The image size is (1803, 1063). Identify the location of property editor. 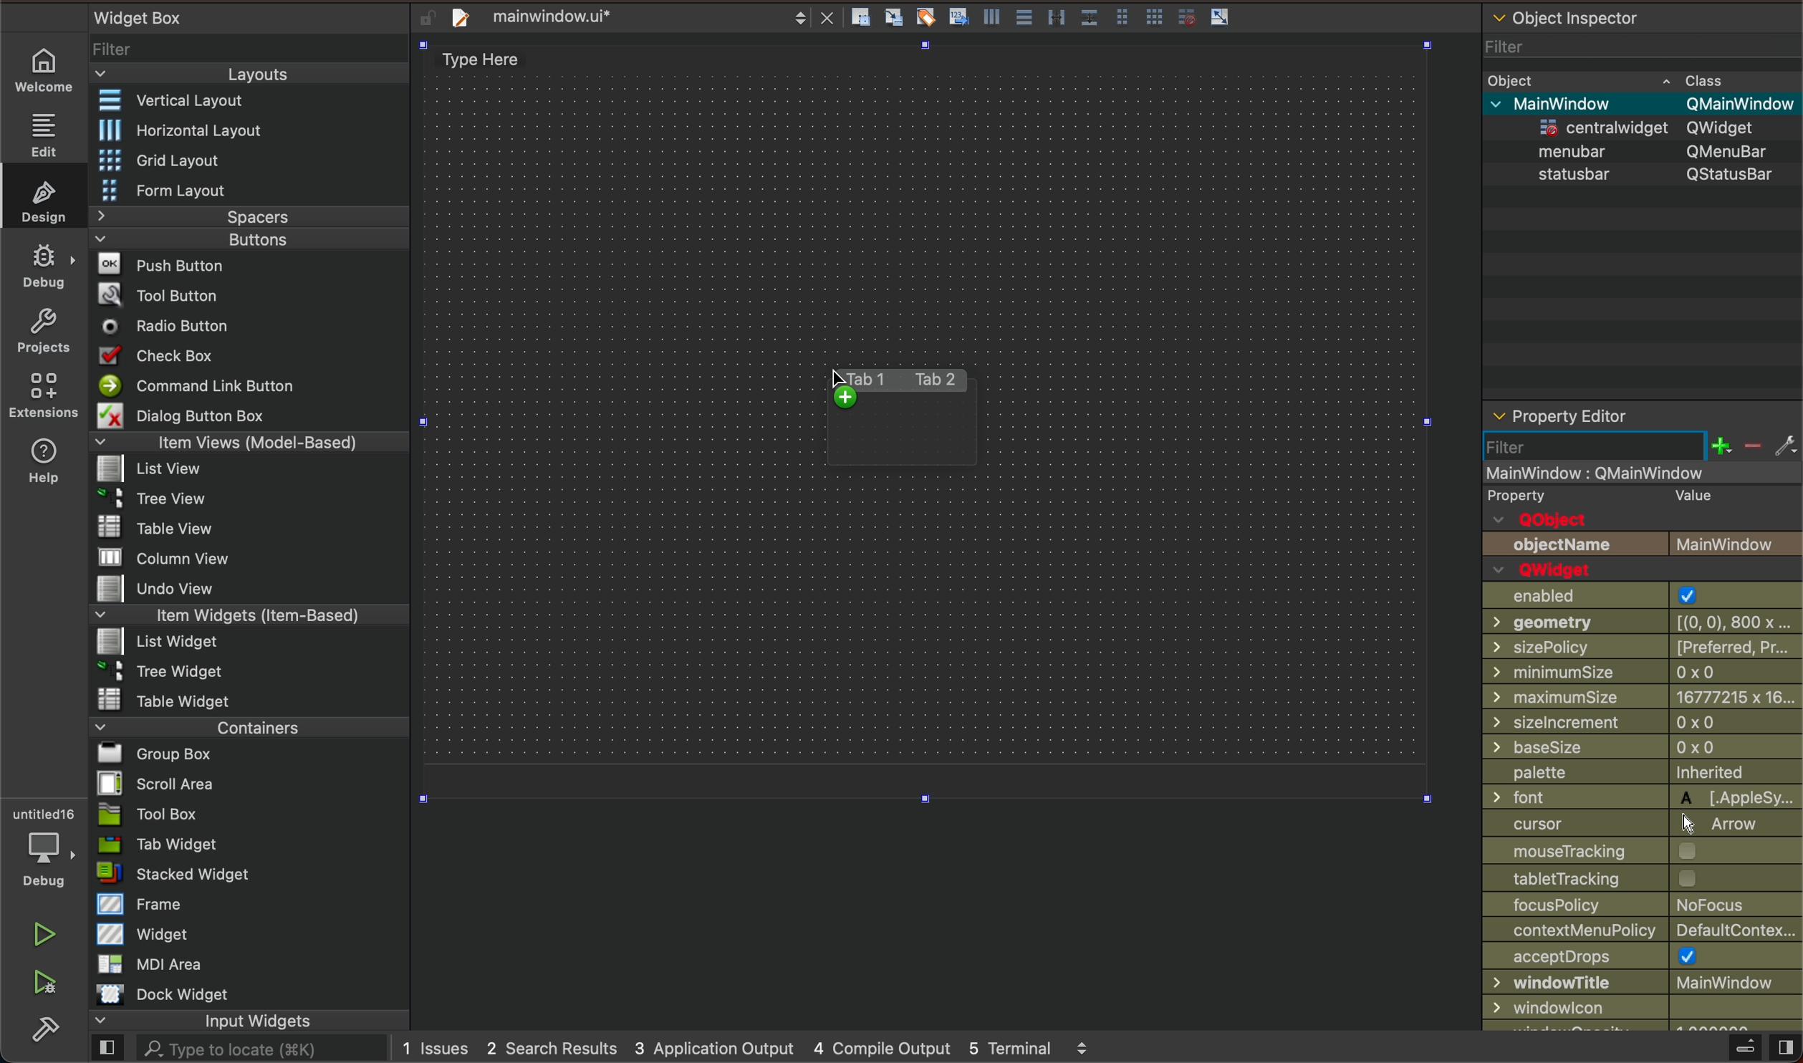
(1627, 413).